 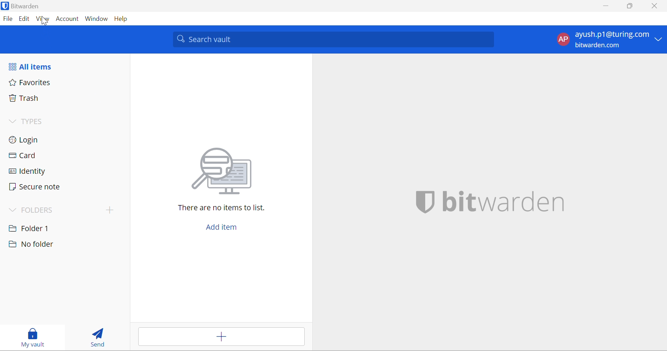 What do you see at coordinates (26, 98) in the screenshot?
I see `Trash` at bounding box center [26, 98].